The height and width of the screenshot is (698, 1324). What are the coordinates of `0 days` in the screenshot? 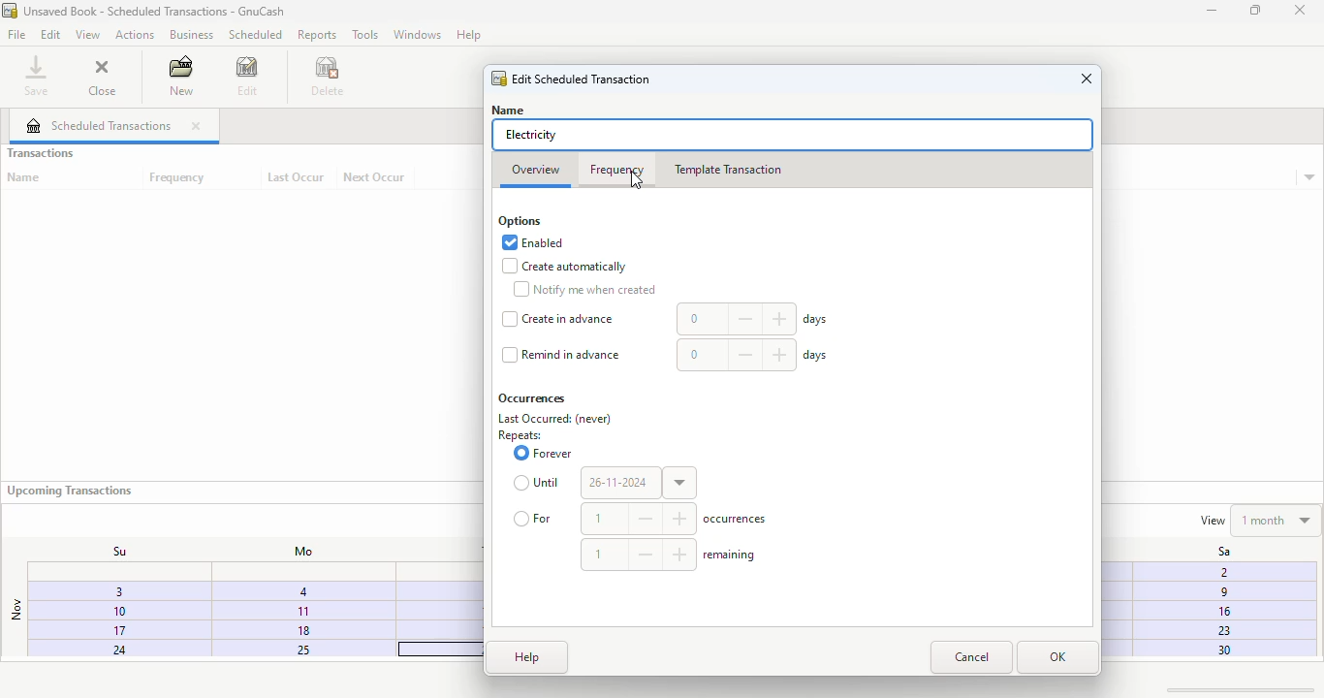 It's located at (754, 320).